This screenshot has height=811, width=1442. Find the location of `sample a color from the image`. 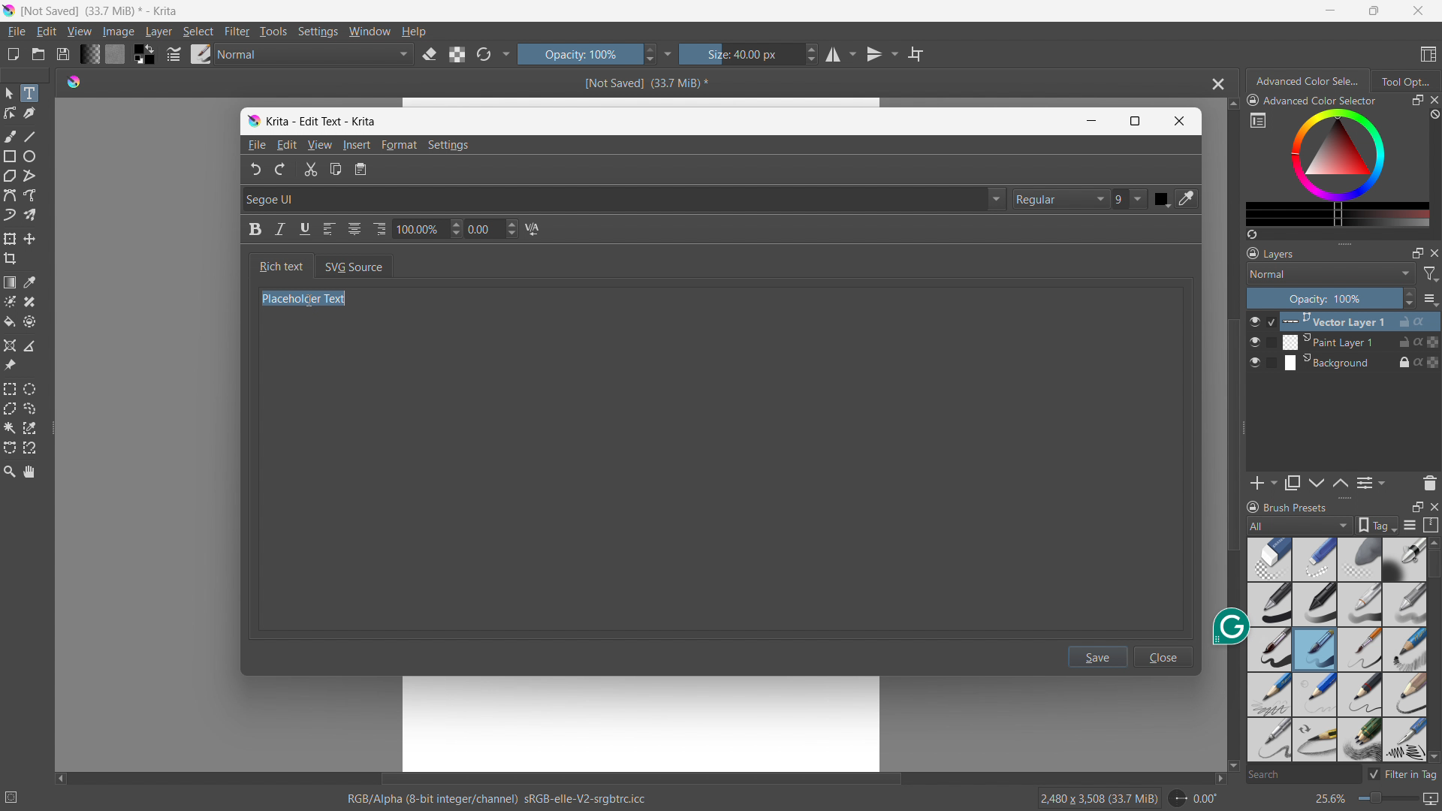

sample a color from the image is located at coordinates (30, 282).